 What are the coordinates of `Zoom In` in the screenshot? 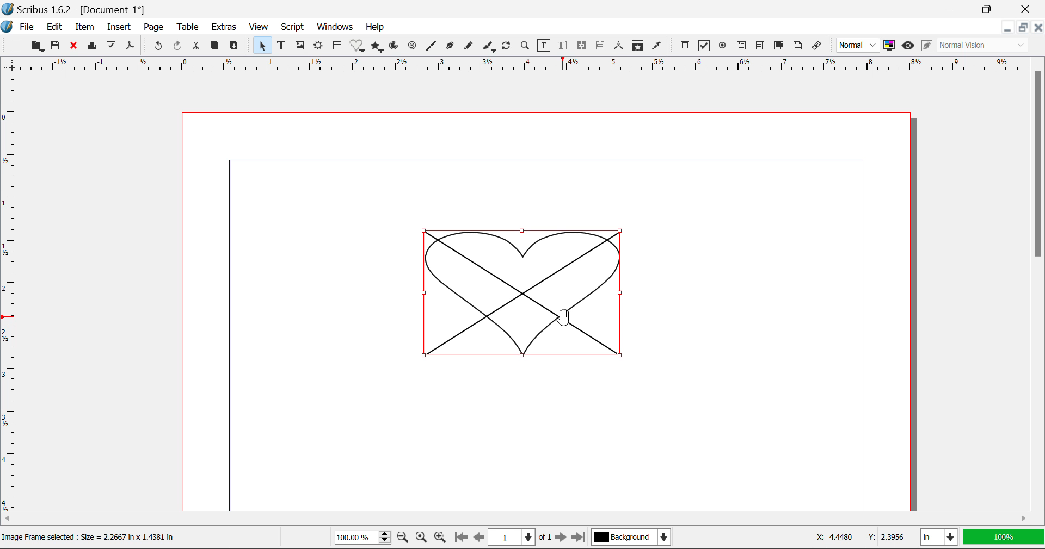 It's located at (440, 538).